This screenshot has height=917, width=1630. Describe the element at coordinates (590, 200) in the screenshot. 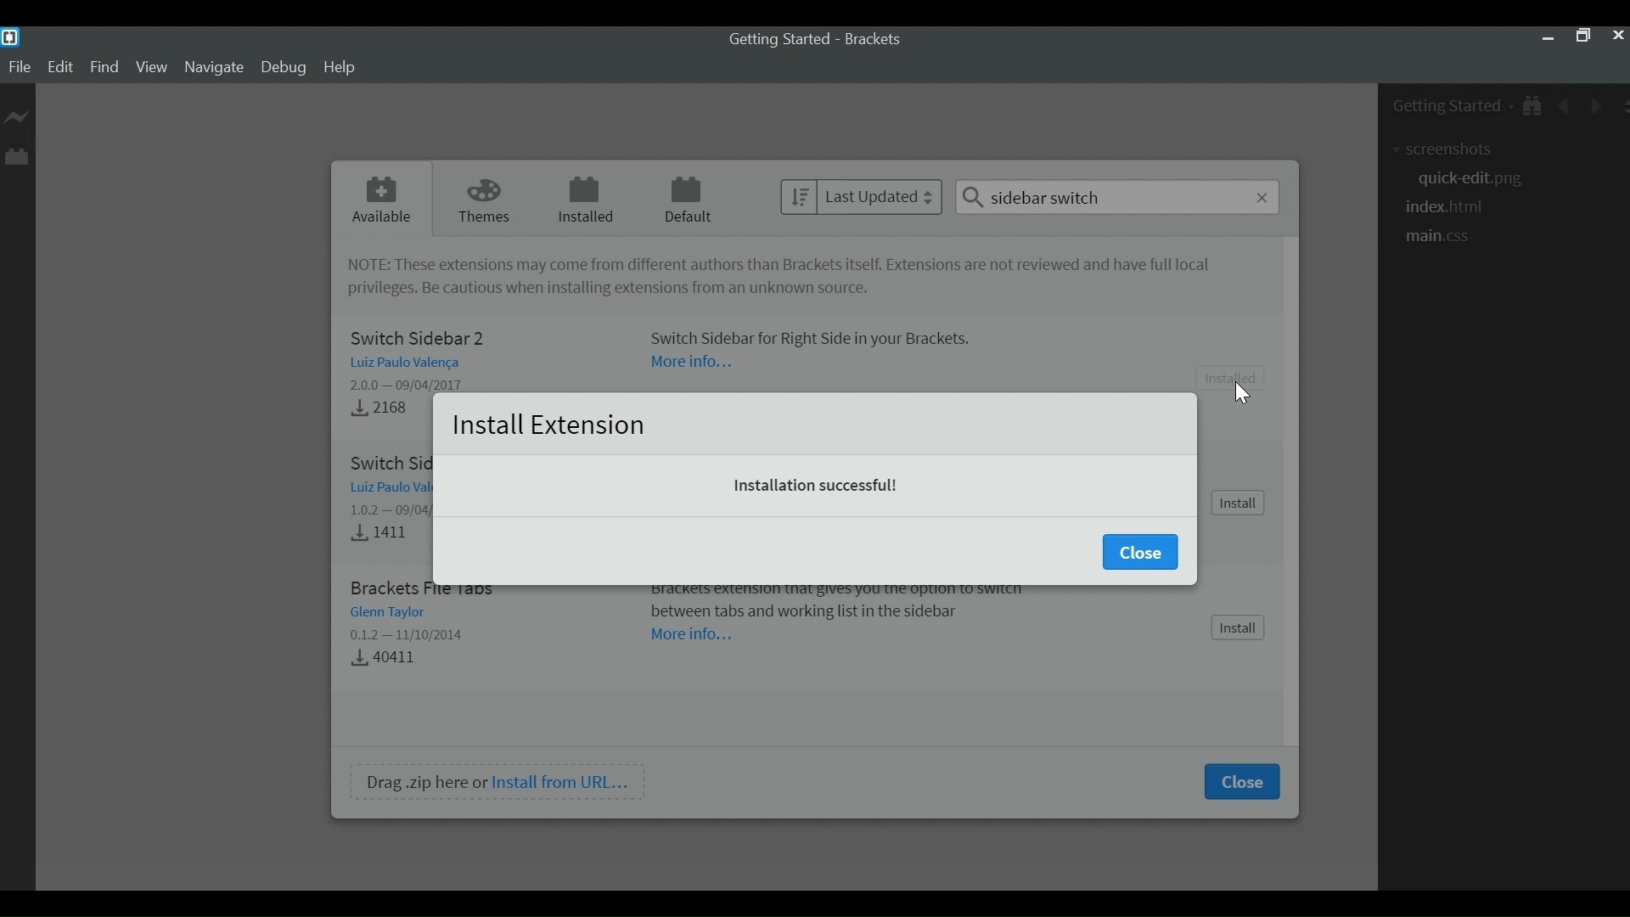

I see `Installed ` at that location.